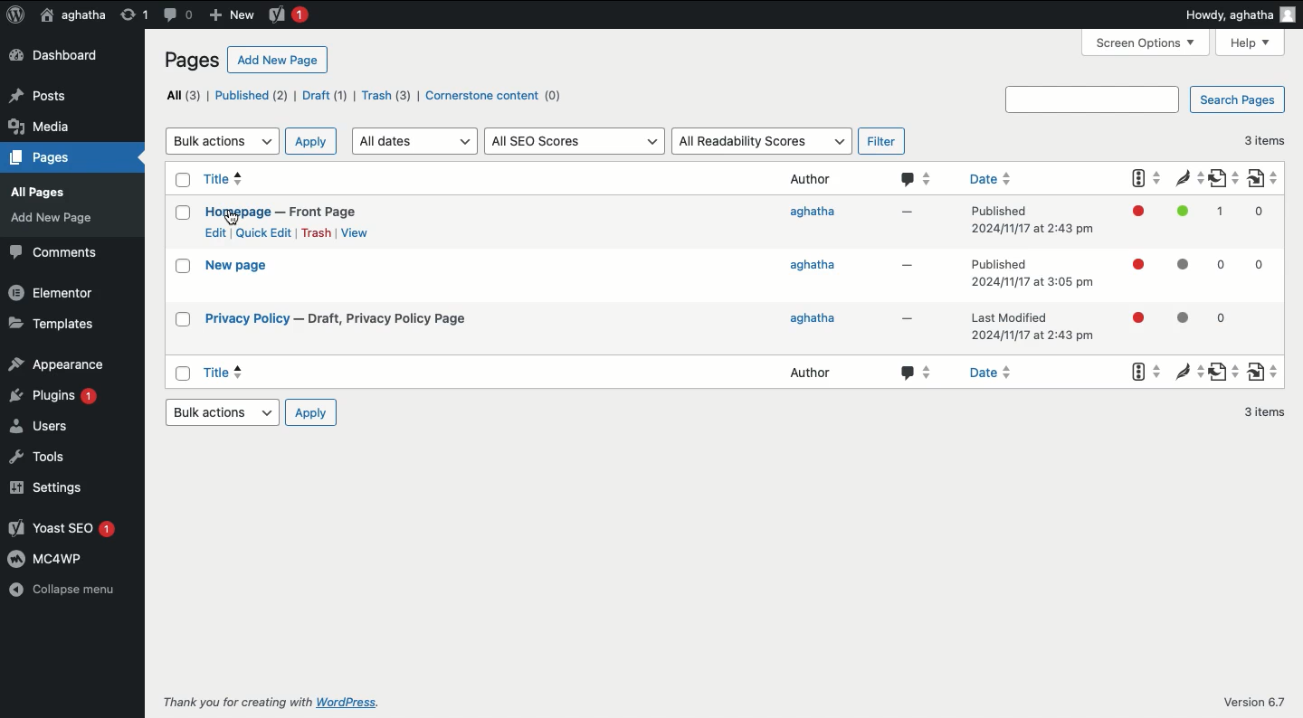  Describe the element at coordinates (813, 278) in the screenshot. I see `Author details` at that location.